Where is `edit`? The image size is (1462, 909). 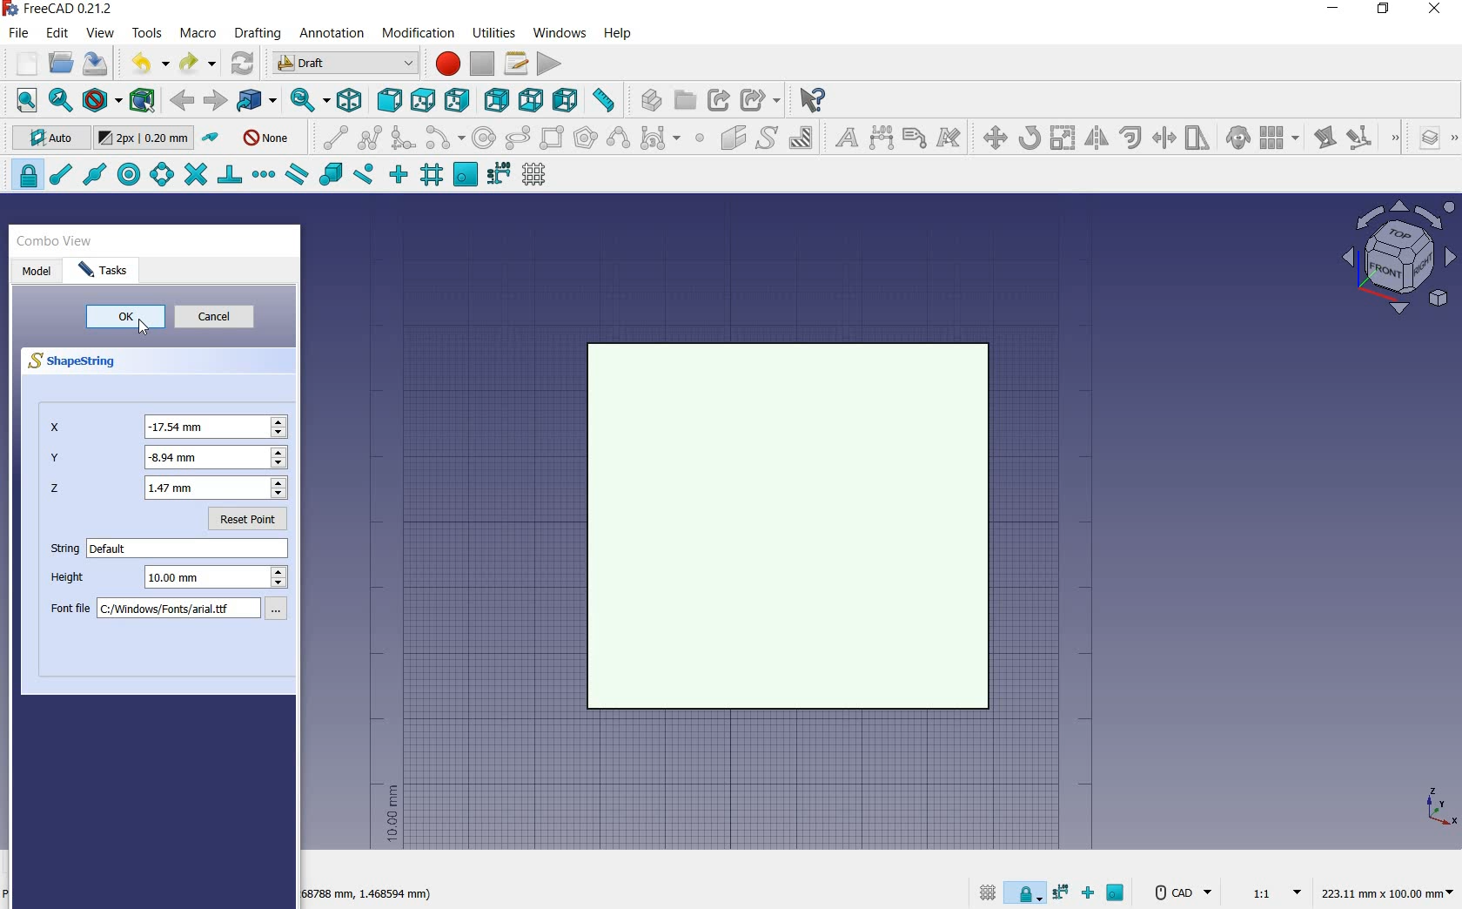 edit is located at coordinates (58, 34).